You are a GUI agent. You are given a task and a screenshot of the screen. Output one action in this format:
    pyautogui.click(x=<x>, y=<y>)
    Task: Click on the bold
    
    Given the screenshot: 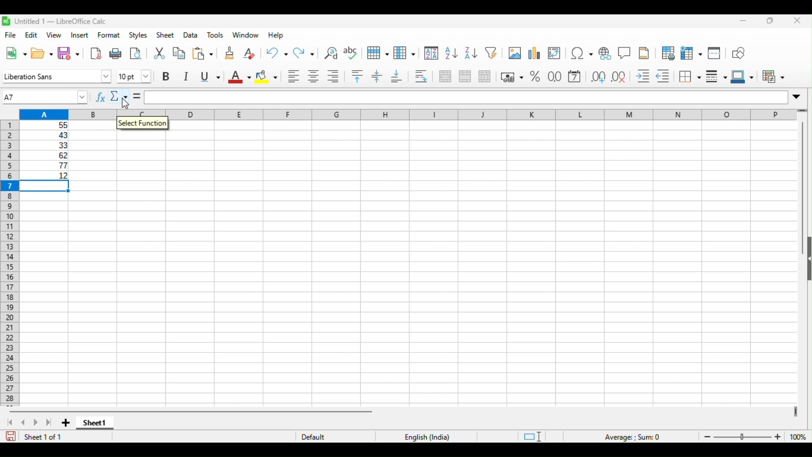 What is the action you would take?
    pyautogui.click(x=167, y=76)
    